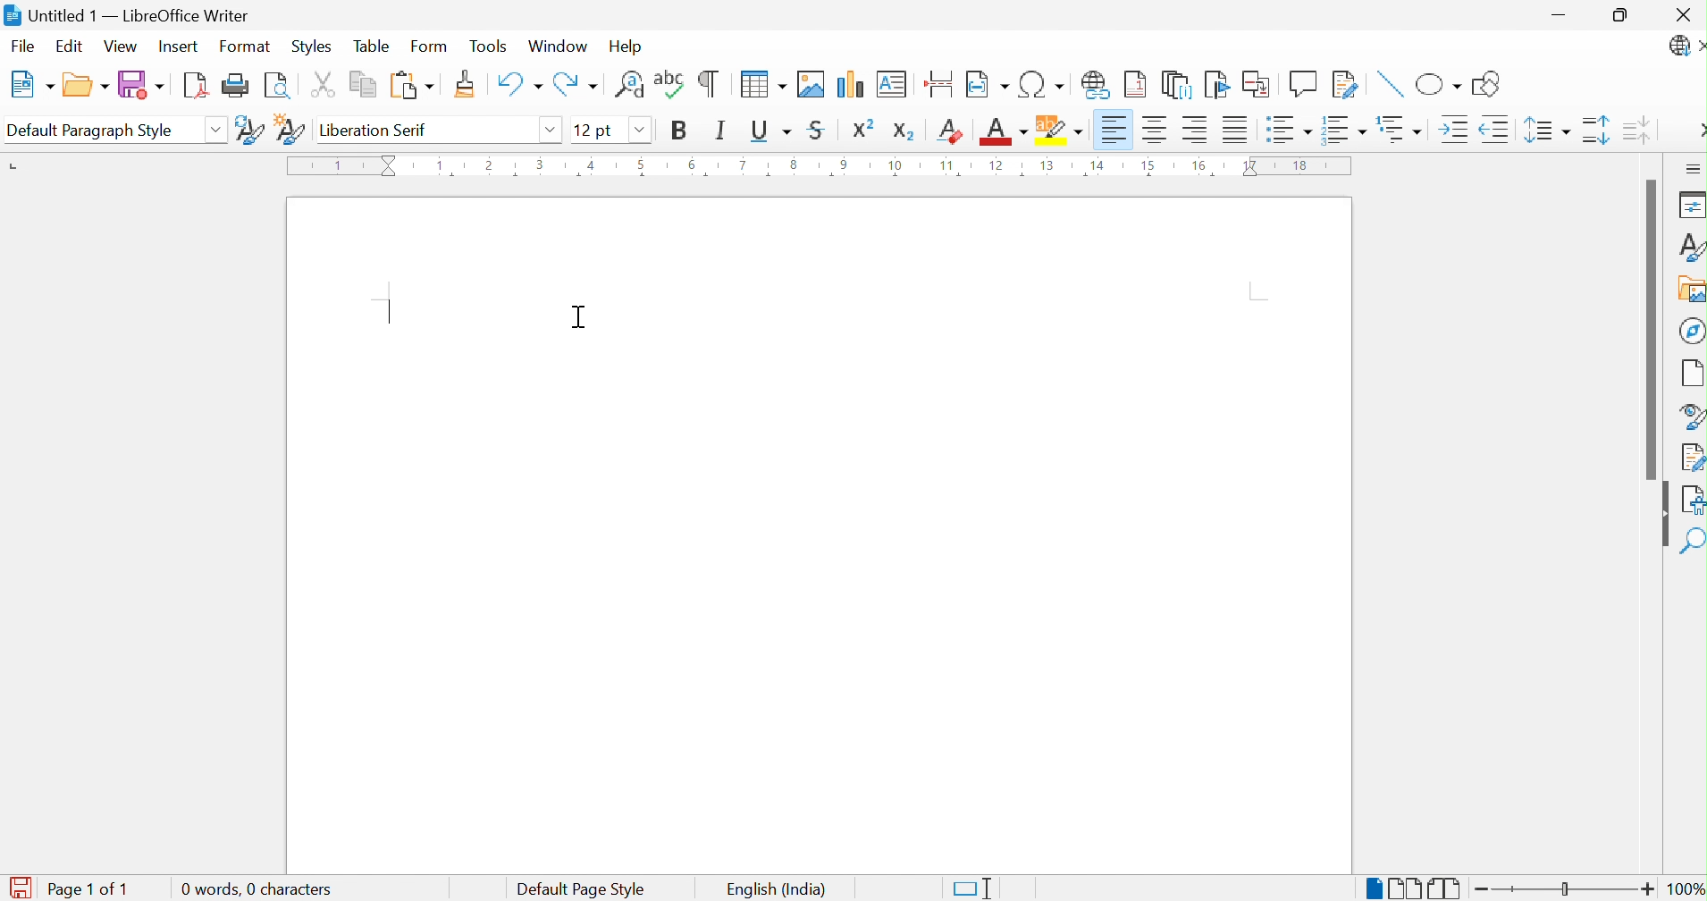  What do you see at coordinates (1405, 886) in the screenshot?
I see `Multiple-page View` at bounding box center [1405, 886].